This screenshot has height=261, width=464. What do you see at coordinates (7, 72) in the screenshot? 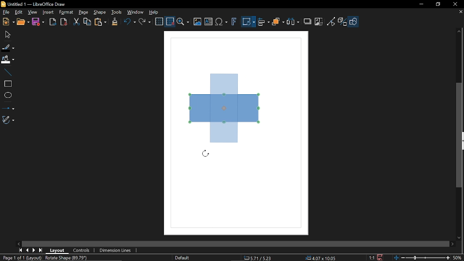
I see `Line` at bounding box center [7, 72].